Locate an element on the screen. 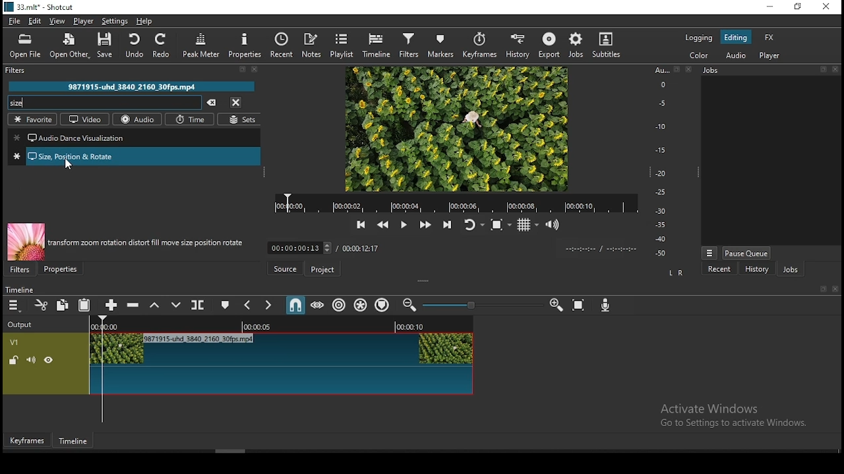 The width and height of the screenshot is (844, 474). save is located at coordinates (104, 47).